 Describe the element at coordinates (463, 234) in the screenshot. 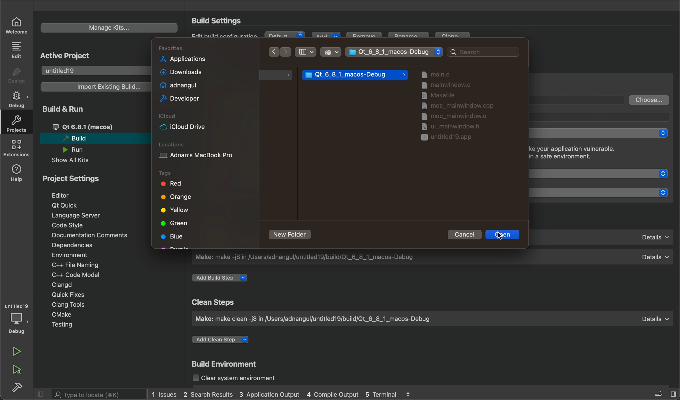

I see `cancel` at that location.